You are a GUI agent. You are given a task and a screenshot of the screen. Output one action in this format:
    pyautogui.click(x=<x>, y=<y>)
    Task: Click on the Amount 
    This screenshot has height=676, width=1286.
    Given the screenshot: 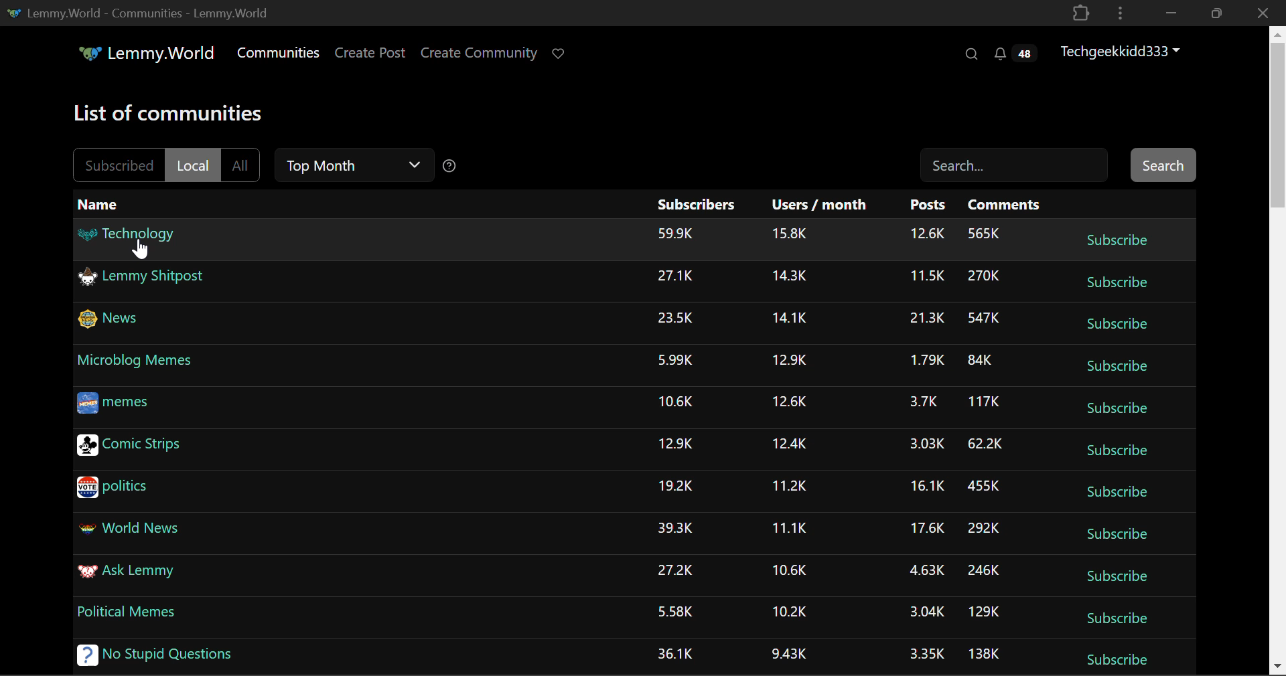 What is the action you would take?
    pyautogui.click(x=789, y=611)
    